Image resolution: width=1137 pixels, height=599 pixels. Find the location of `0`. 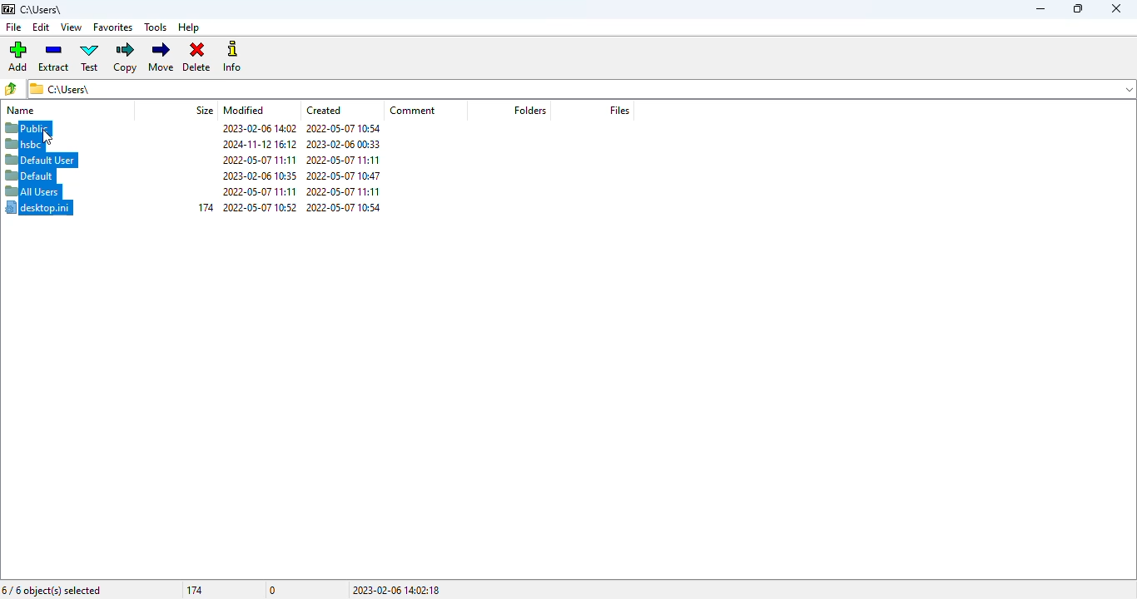

0 is located at coordinates (276, 590).